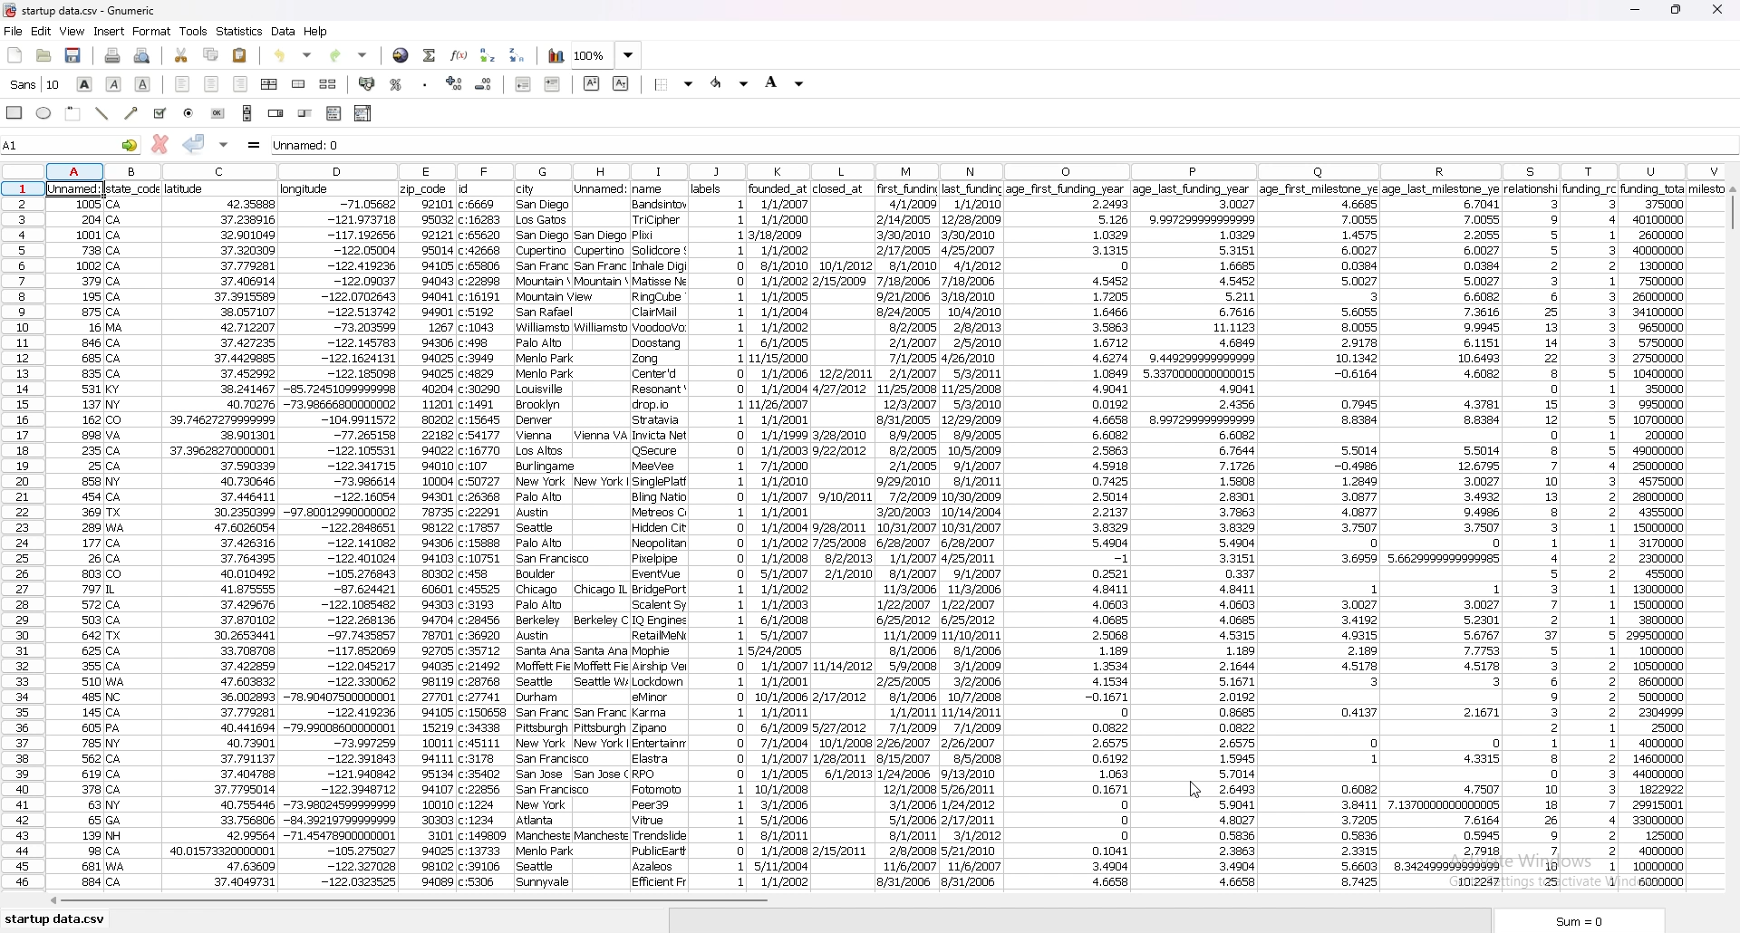 The image size is (1740, 933). Describe the element at coordinates (296, 53) in the screenshot. I see `undo` at that location.